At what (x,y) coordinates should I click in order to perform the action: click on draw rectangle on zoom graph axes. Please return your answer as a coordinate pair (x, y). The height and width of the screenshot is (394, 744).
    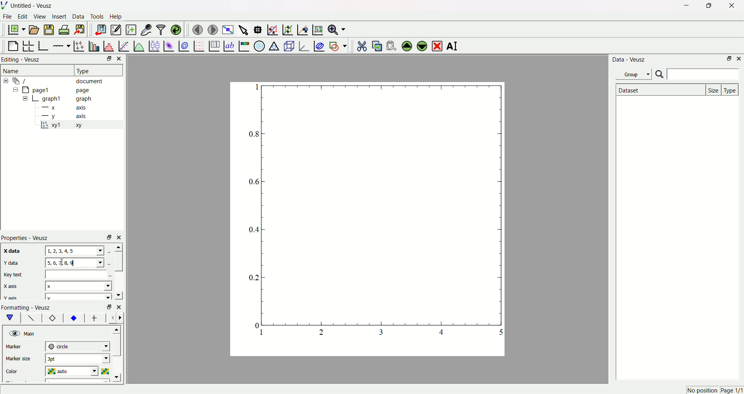
    Looking at the image, I should click on (272, 29).